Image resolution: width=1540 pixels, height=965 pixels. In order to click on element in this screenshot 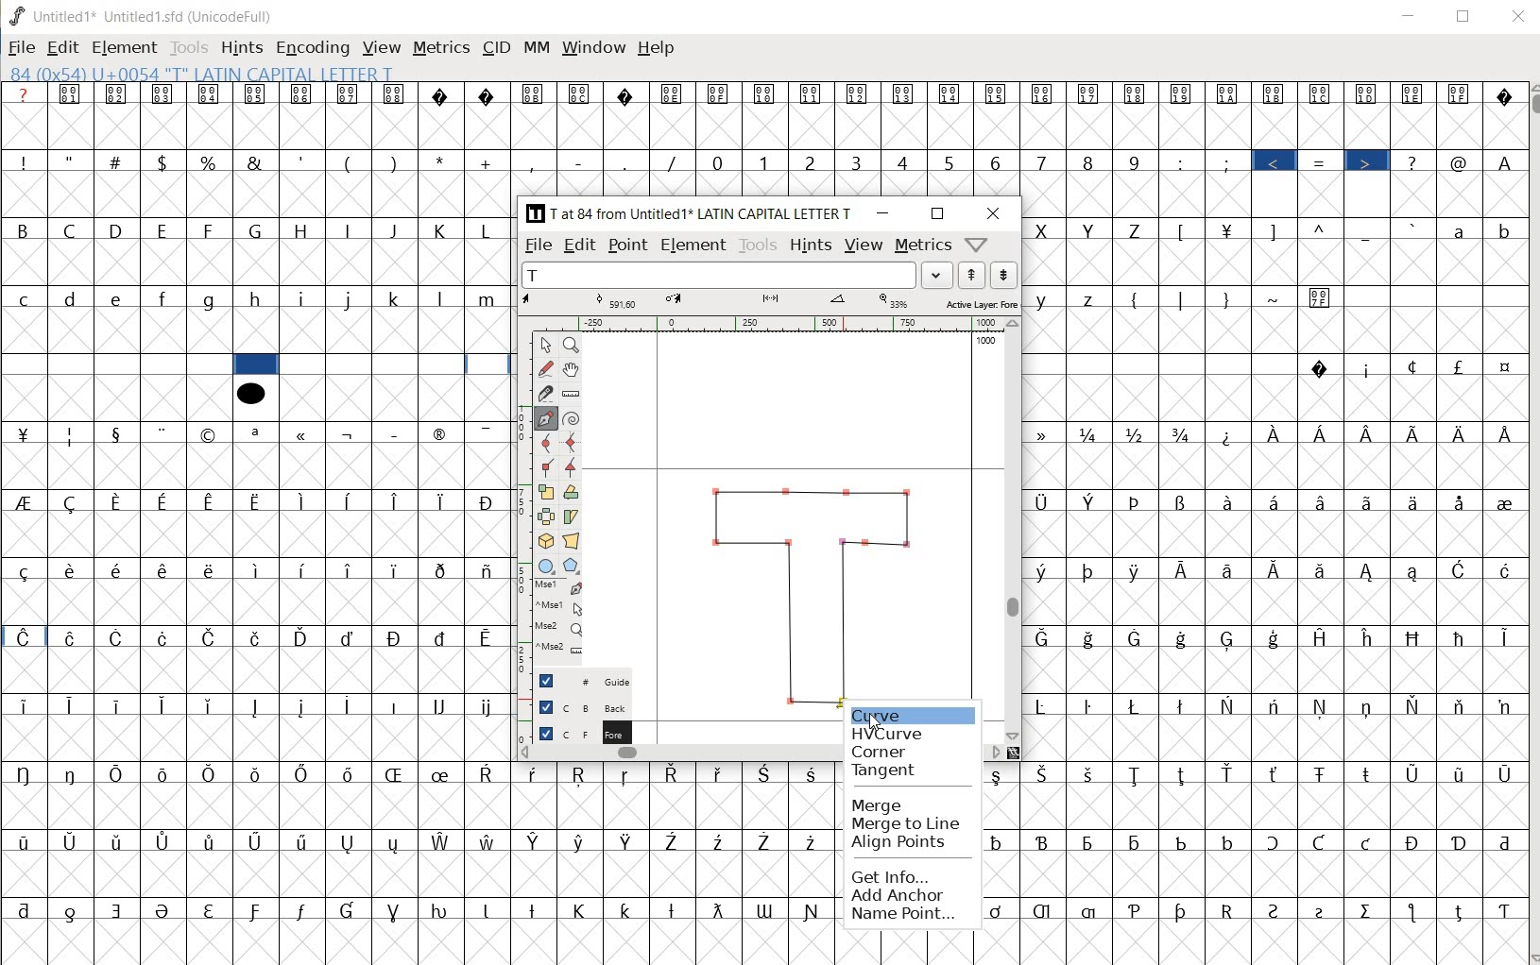, I will do `click(124, 47)`.